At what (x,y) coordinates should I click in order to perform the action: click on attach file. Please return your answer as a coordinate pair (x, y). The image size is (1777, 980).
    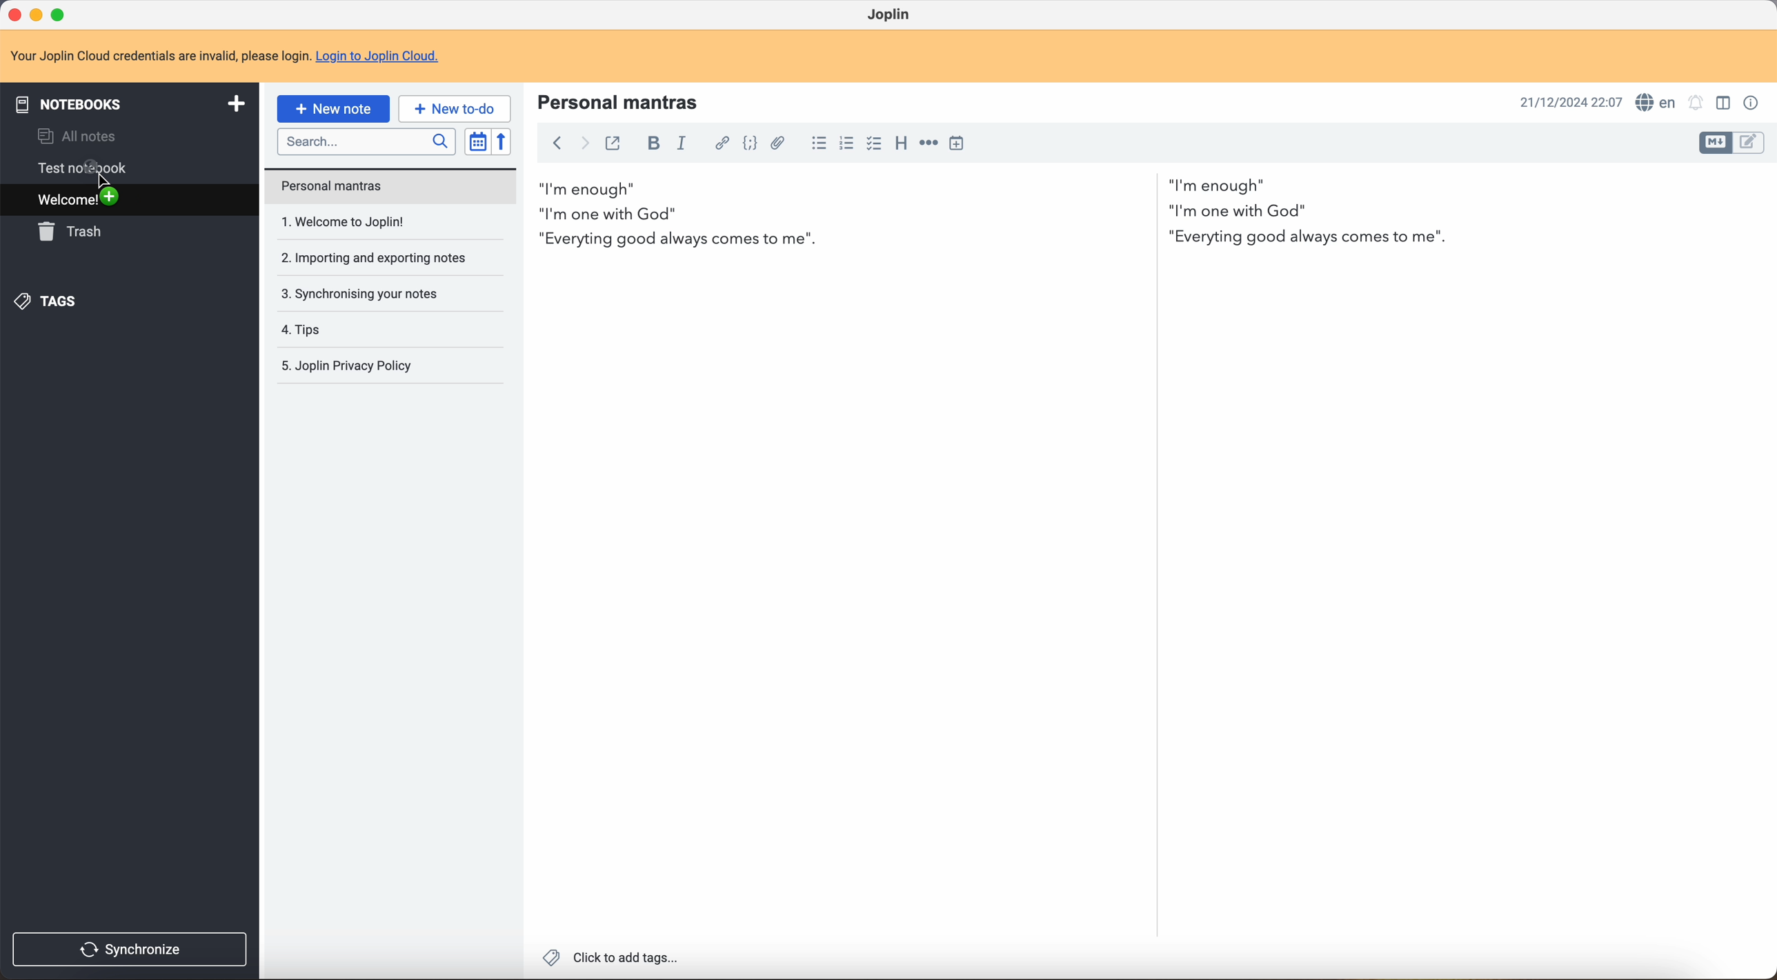
    Looking at the image, I should click on (780, 144).